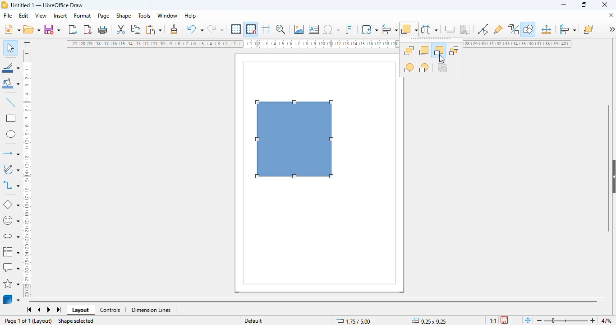 This screenshot has height=325, width=616. What do you see at coordinates (11, 84) in the screenshot?
I see `fill color` at bounding box center [11, 84].